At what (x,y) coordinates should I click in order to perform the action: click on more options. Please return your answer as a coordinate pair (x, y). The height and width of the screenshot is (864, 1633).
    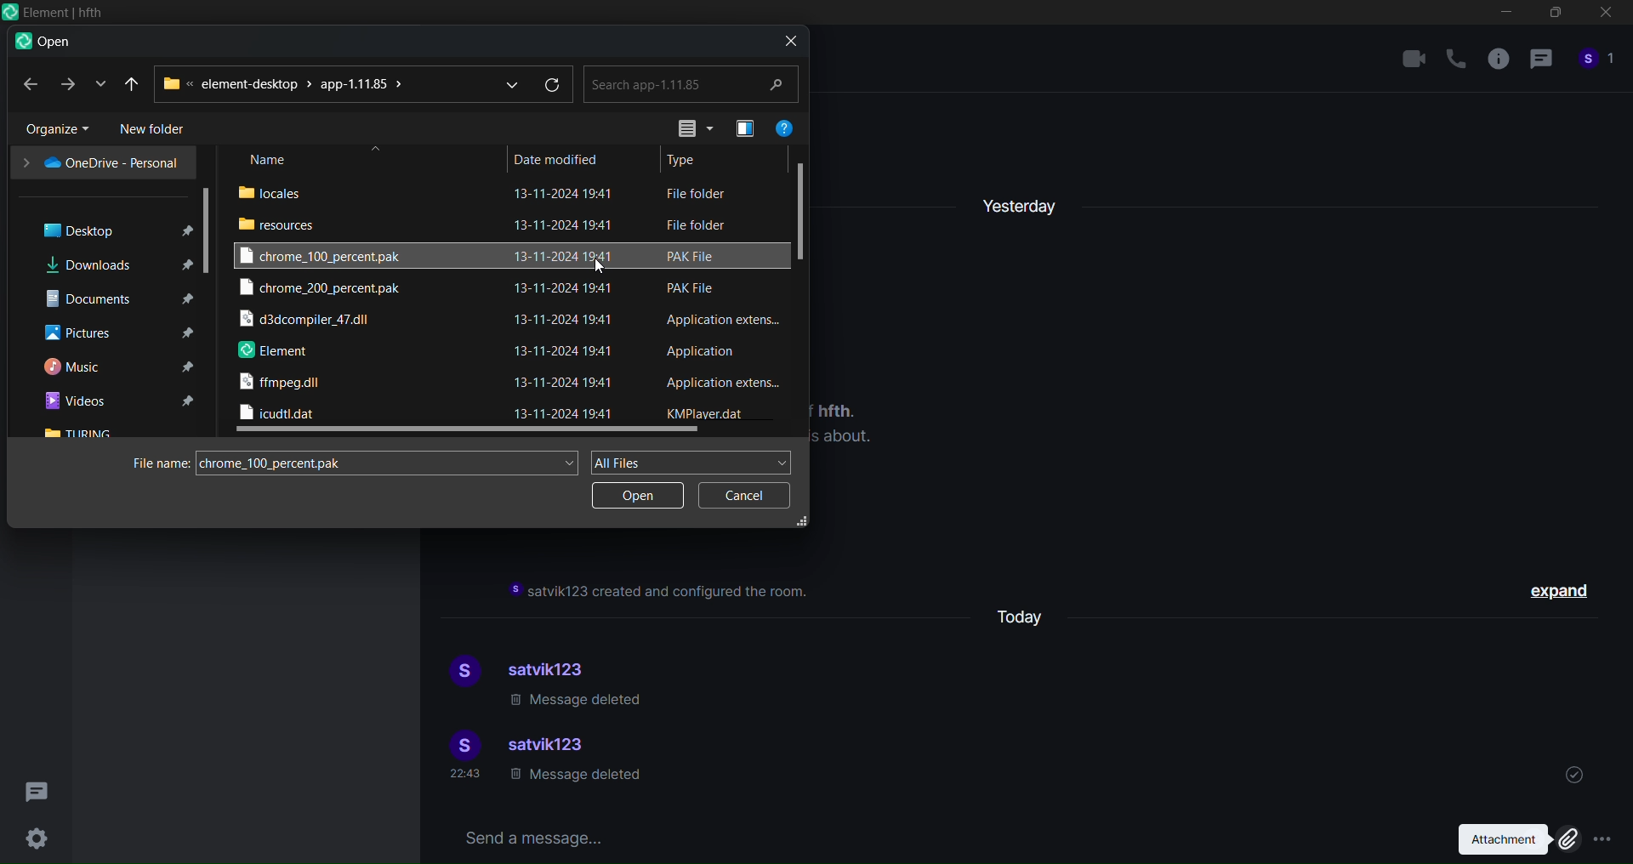
    Looking at the image, I should click on (1604, 840).